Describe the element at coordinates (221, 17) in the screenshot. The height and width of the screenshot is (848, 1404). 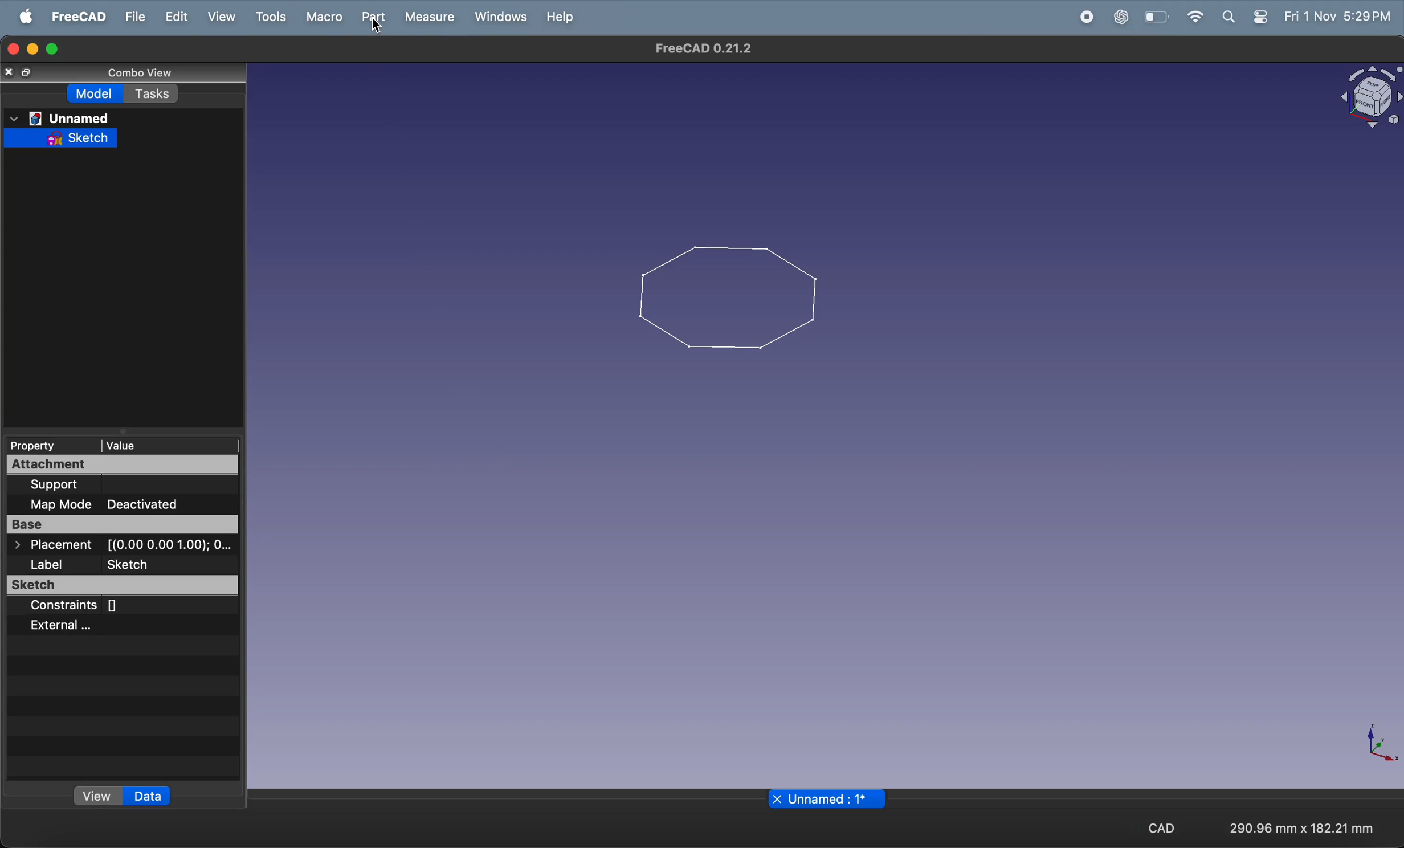
I see `view` at that location.